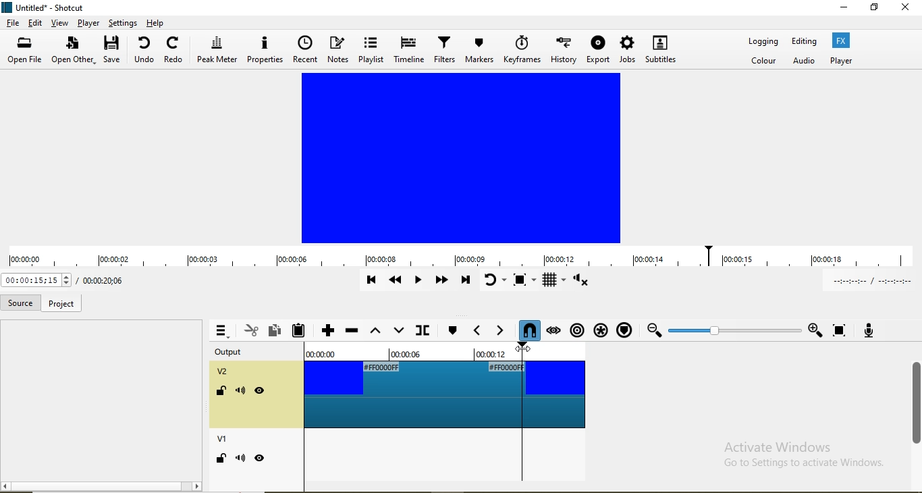 The image size is (922, 493). Describe the element at coordinates (869, 282) in the screenshot. I see `In point` at that location.